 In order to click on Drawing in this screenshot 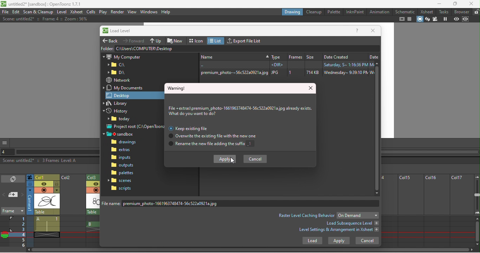, I will do `click(292, 12)`.